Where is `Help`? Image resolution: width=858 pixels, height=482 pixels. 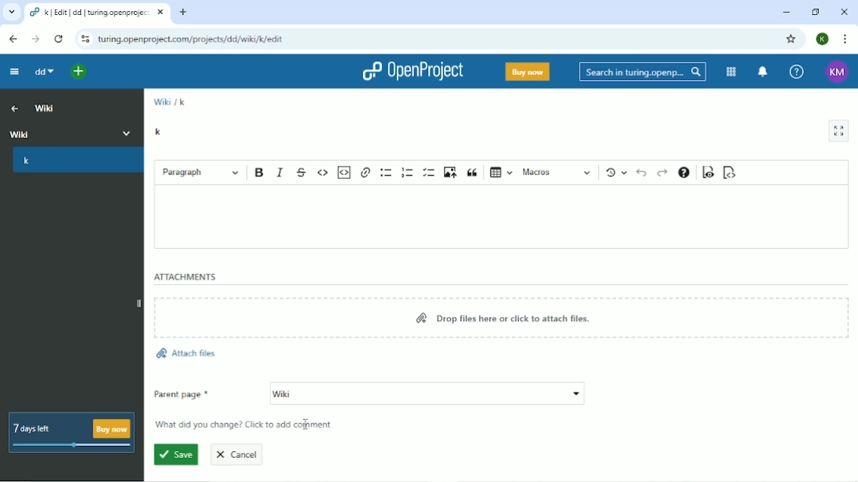
Help is located at coordinates (795, 71).